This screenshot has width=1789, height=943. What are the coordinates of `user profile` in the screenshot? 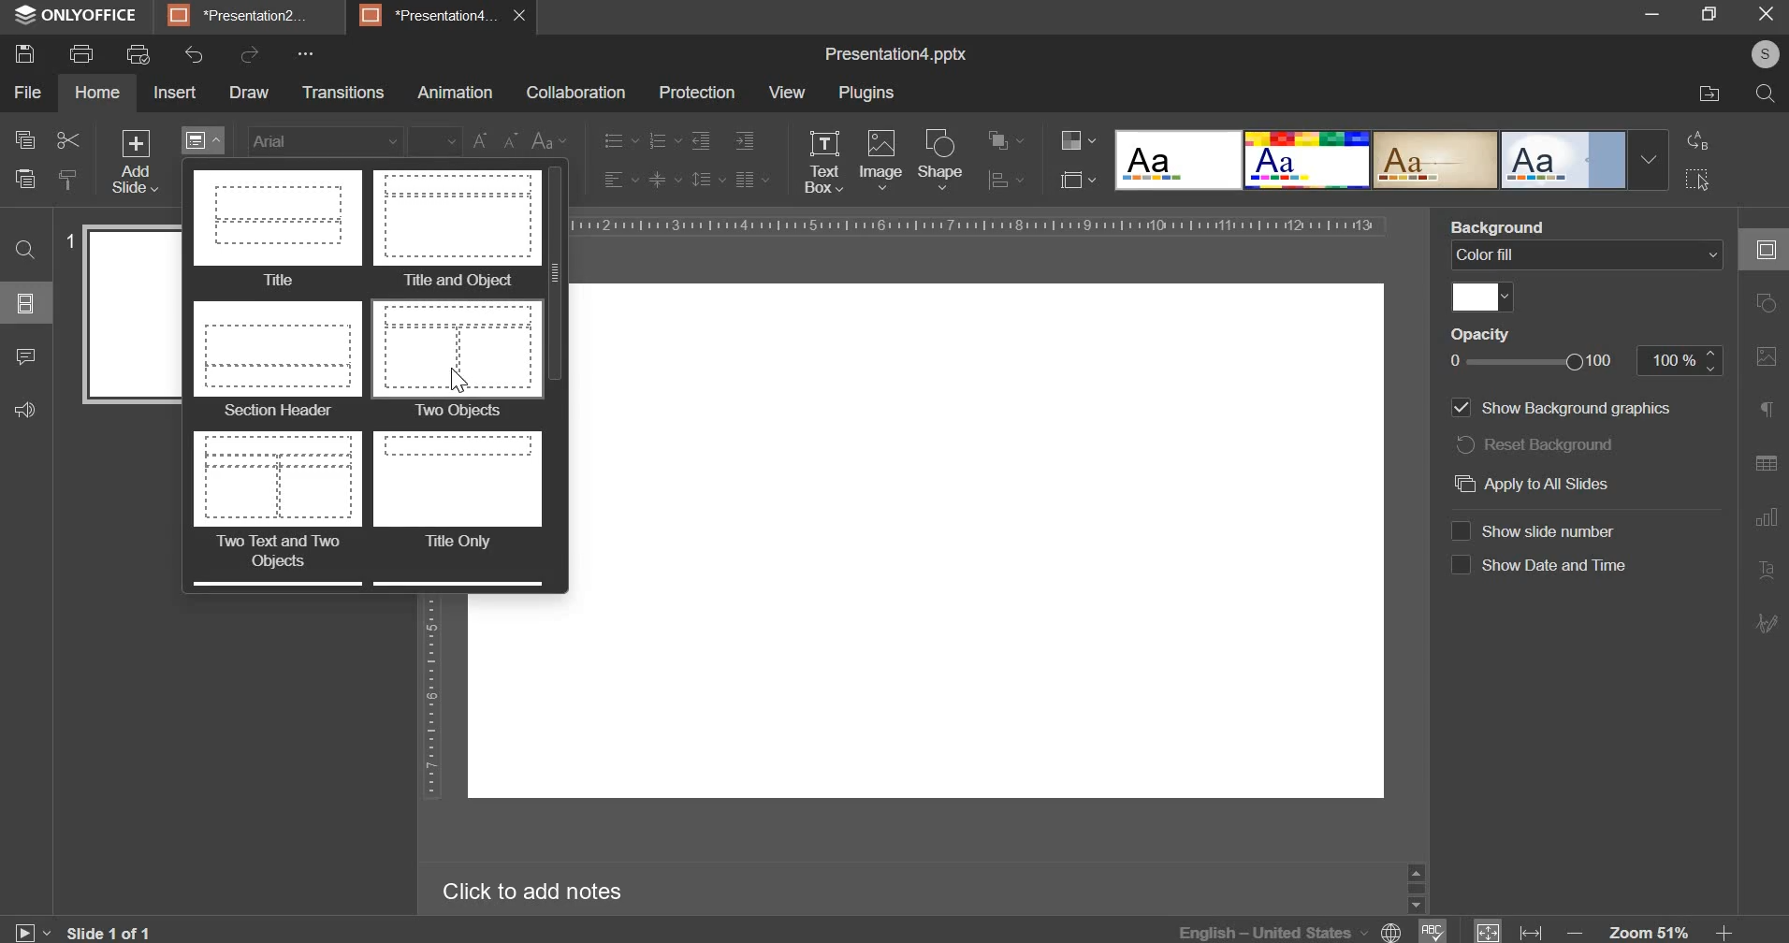 It's located at (1764, 54).